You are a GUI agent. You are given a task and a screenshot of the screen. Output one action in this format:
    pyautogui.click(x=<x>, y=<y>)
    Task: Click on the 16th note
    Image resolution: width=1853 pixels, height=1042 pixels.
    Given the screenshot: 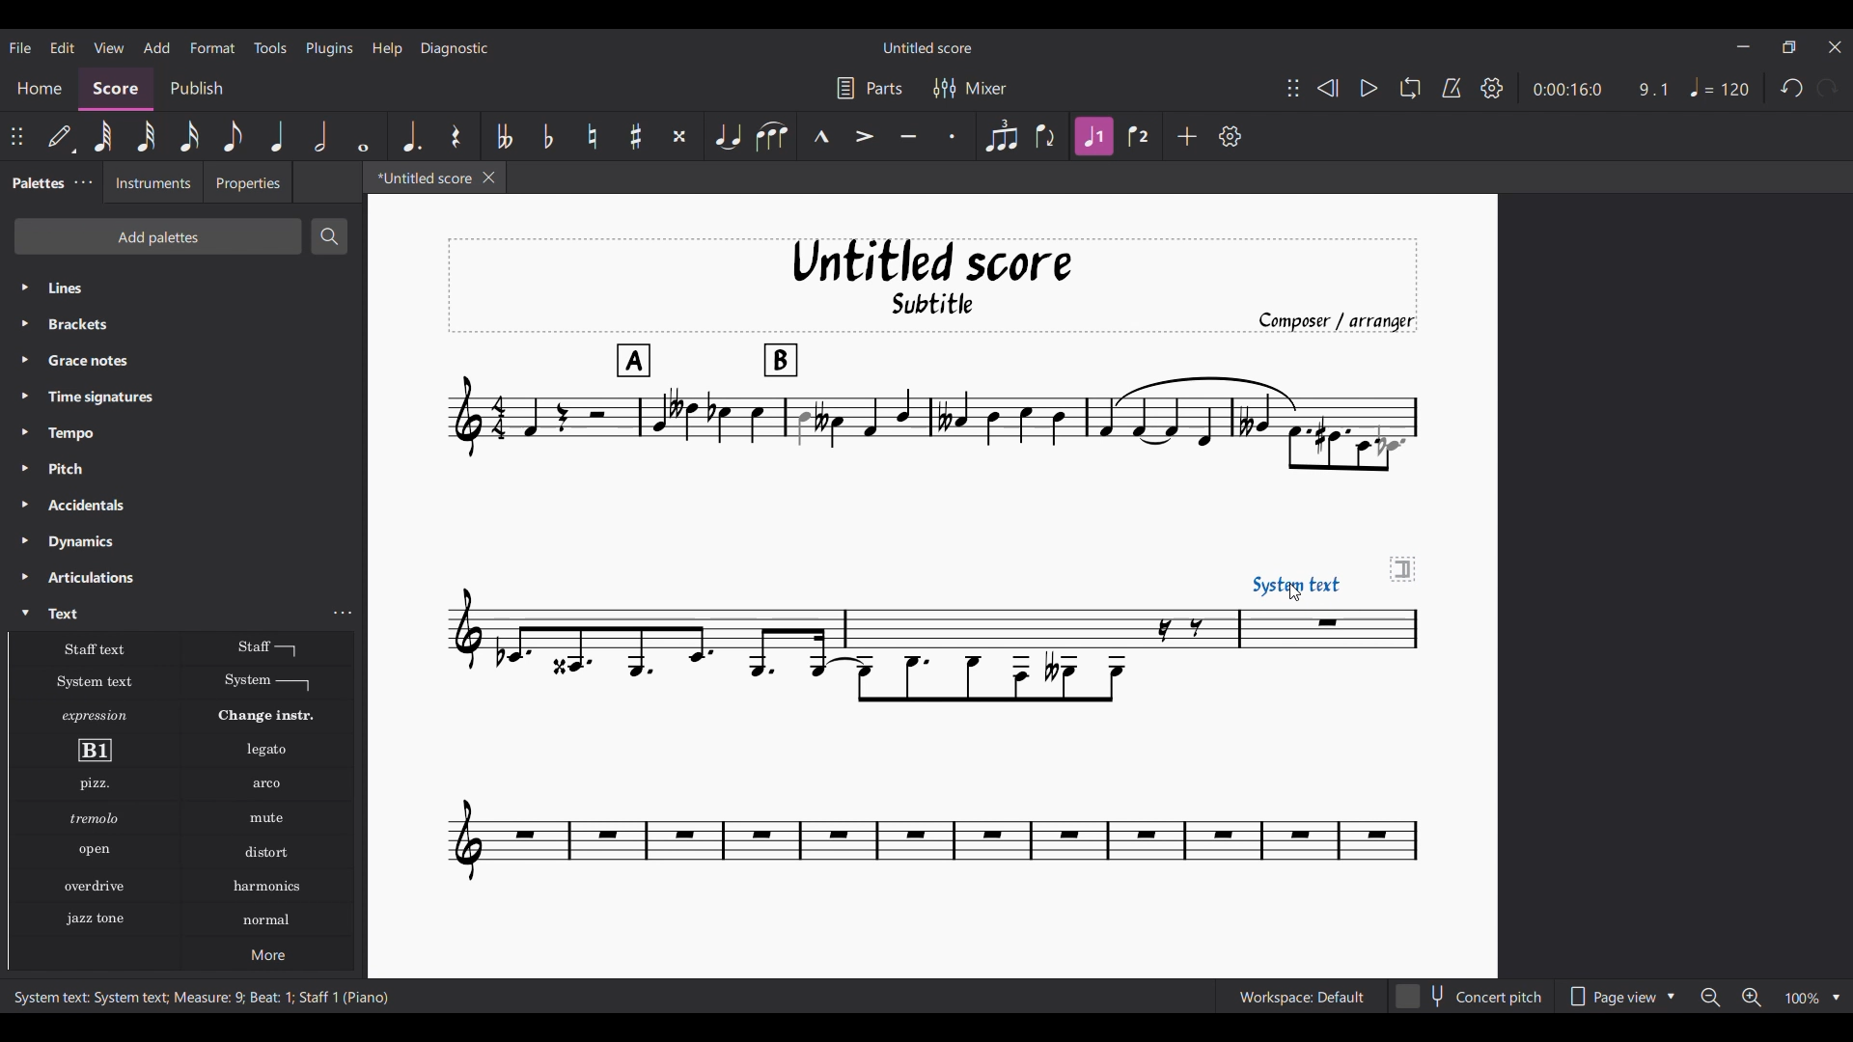 What is the action you would take?
    pyautogui.click(x=189, y=136)
    